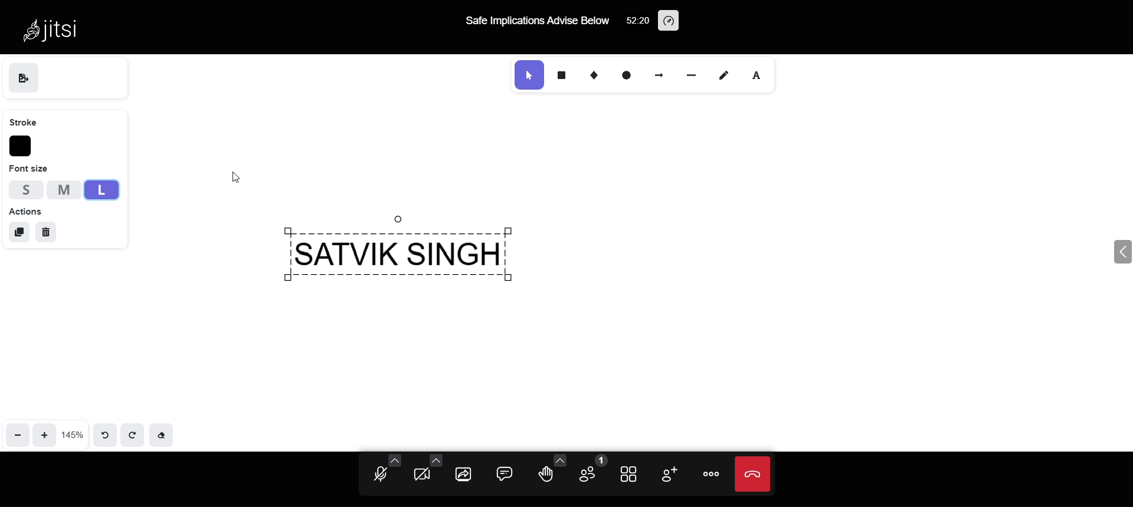 The image size is (1133, 507). Describe the element at coordinates (57, 29) in the screenshot. I see `Jitsi` at that location.